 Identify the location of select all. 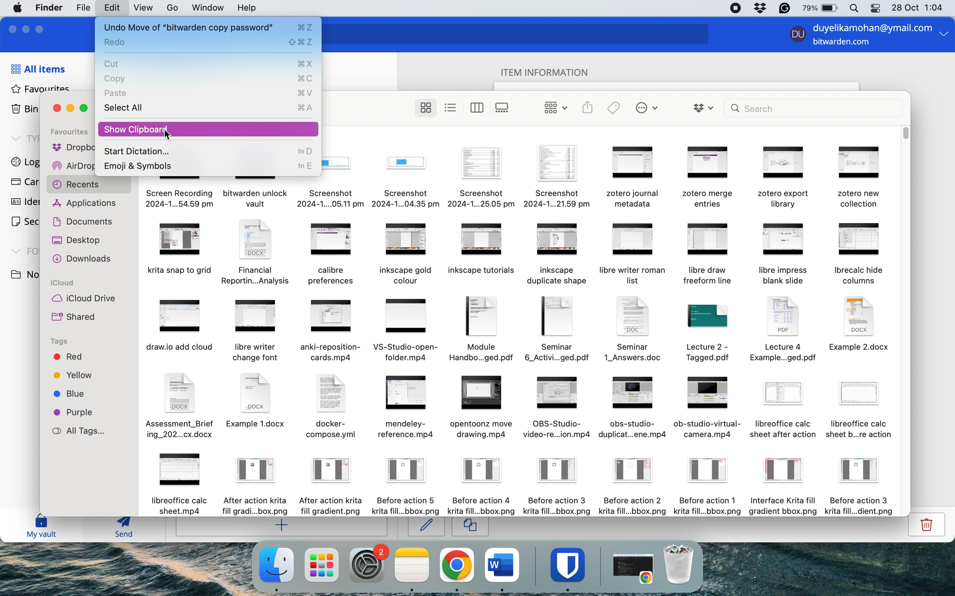
(209, 110).